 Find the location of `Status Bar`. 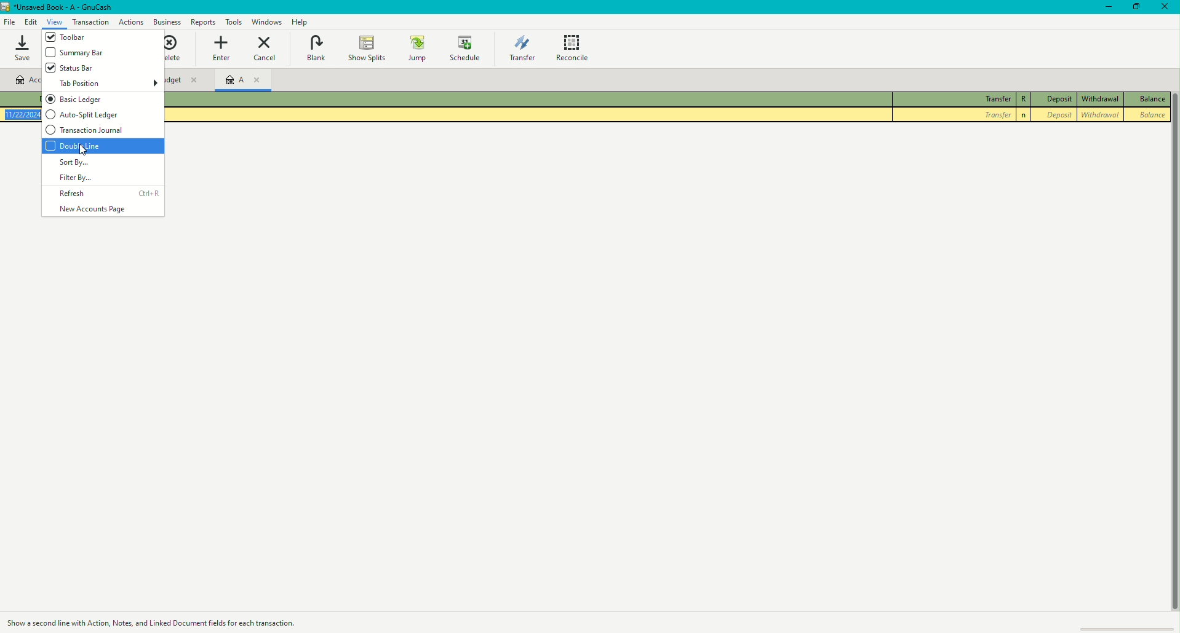

Status Bar is located at coordinates (106, 68).